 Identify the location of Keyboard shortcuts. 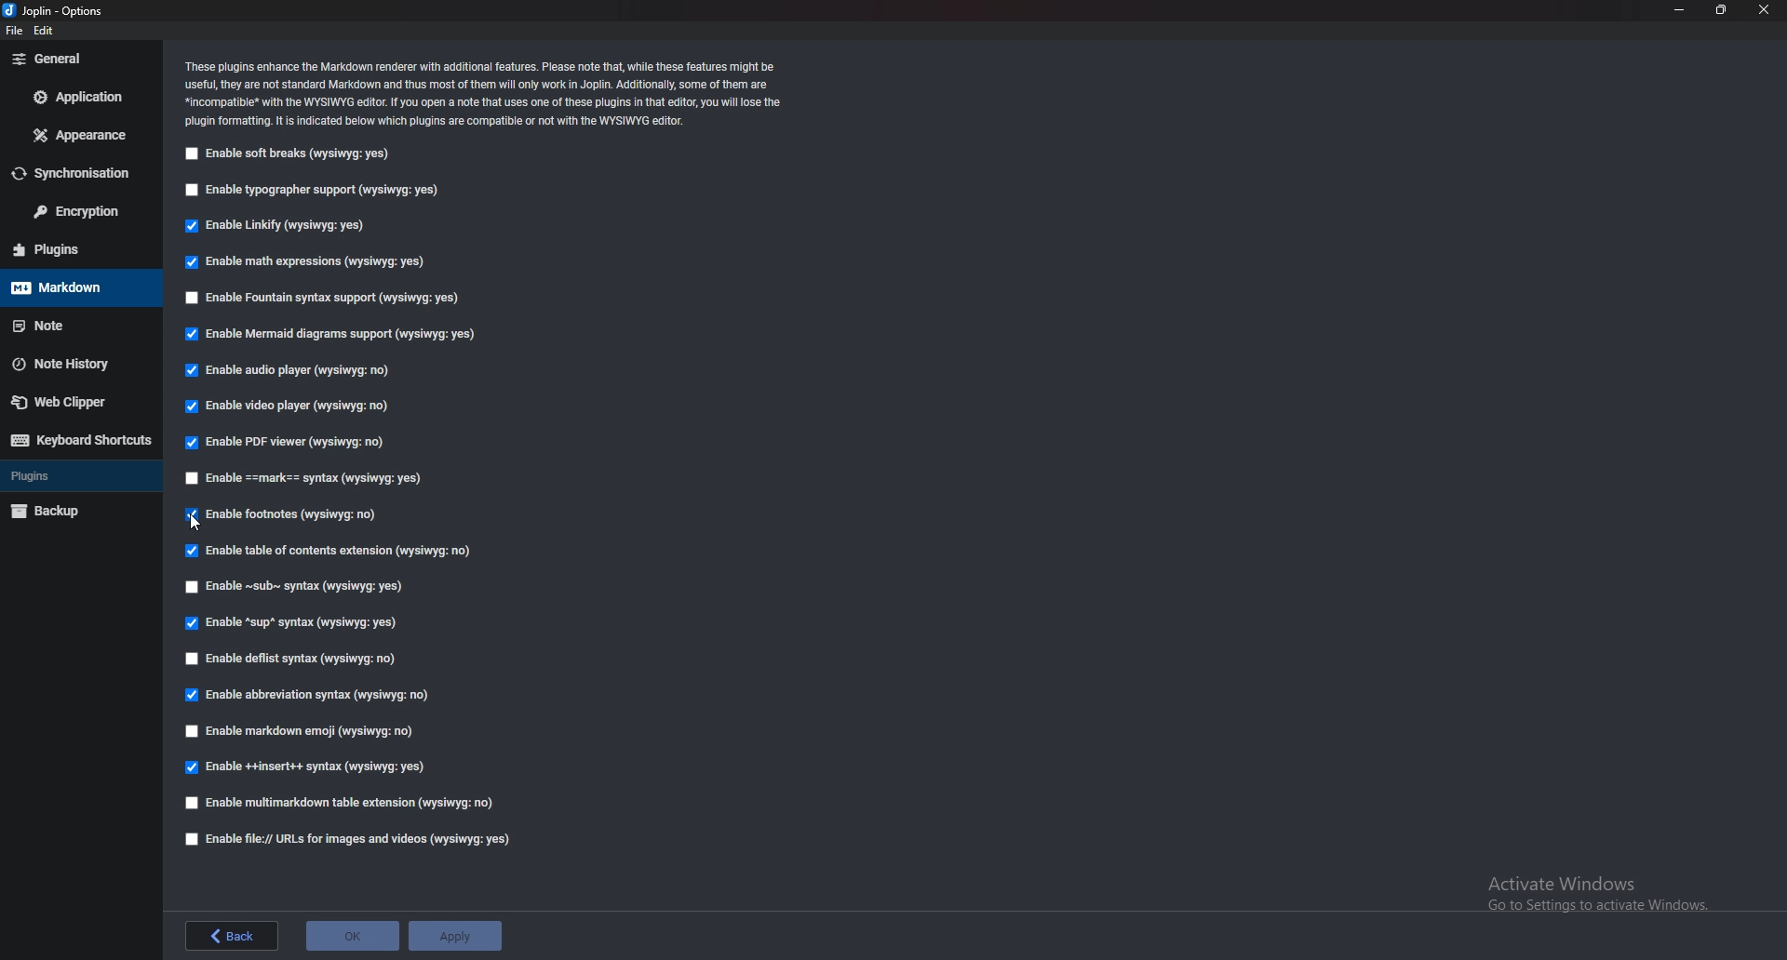
(84, 440).